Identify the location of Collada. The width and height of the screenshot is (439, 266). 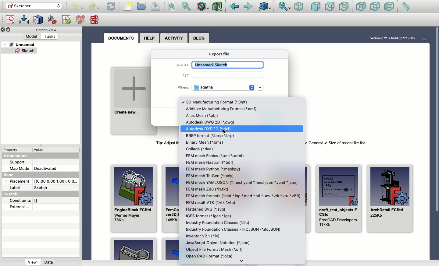
(200, 149).